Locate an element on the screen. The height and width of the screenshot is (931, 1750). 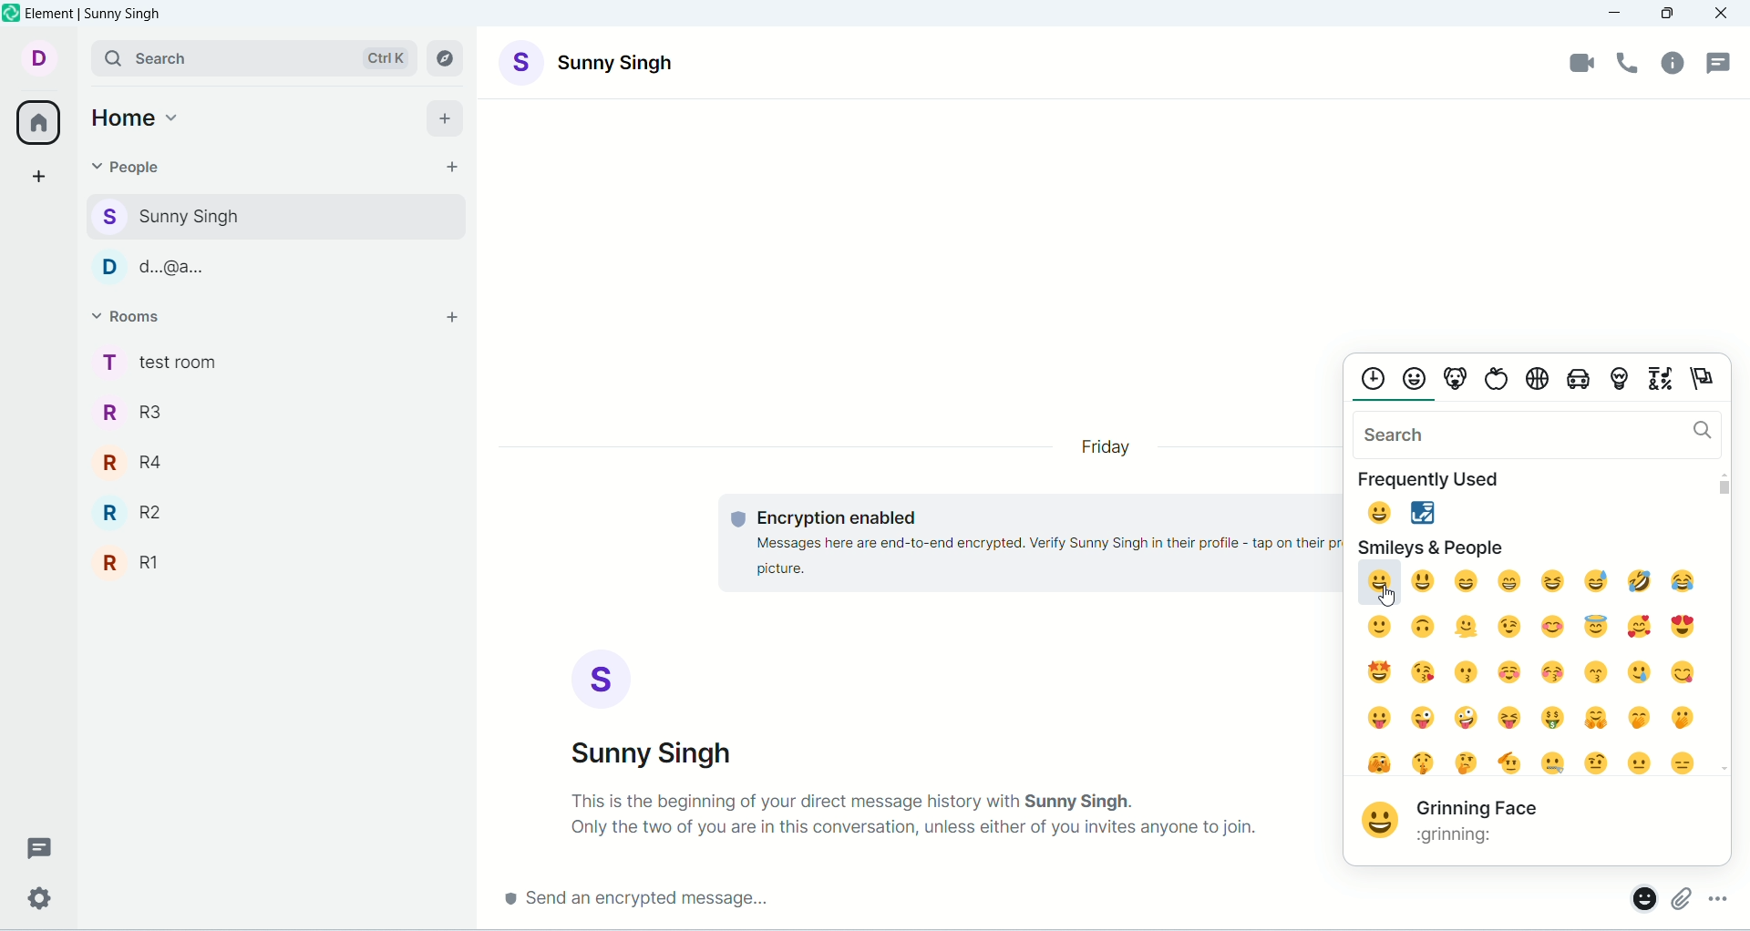
add is located at coordinates (455, 320).